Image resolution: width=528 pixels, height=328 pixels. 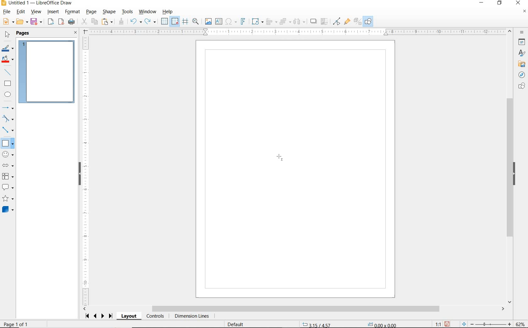 I want to click on FLOWCHART, so click(x=9, y=176).